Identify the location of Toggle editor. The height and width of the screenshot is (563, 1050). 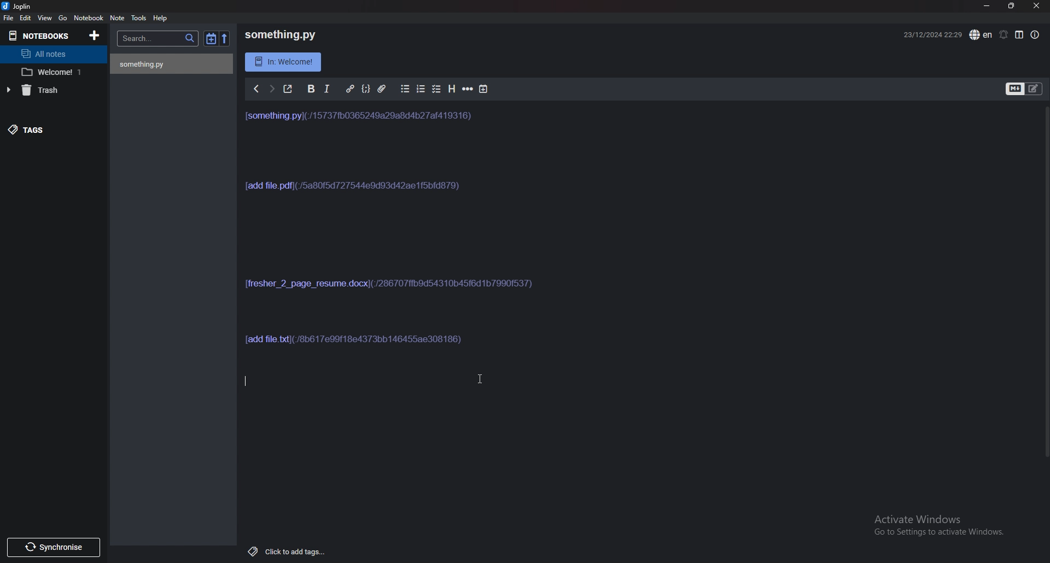
(1023, 89).